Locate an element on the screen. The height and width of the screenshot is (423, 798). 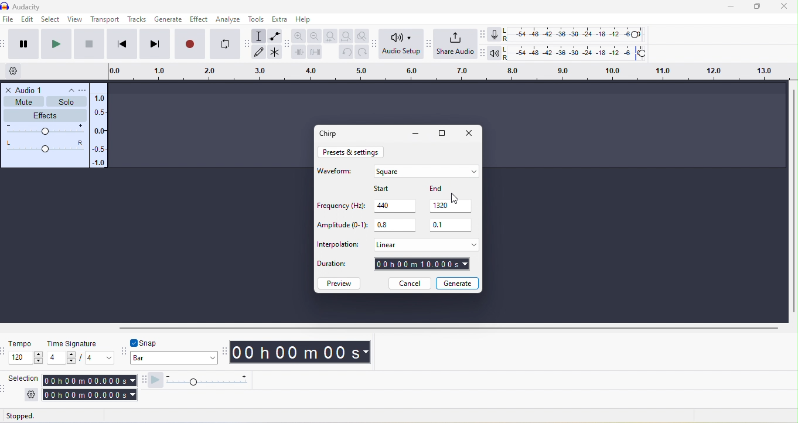
generate is located at coordinates (458, 282).